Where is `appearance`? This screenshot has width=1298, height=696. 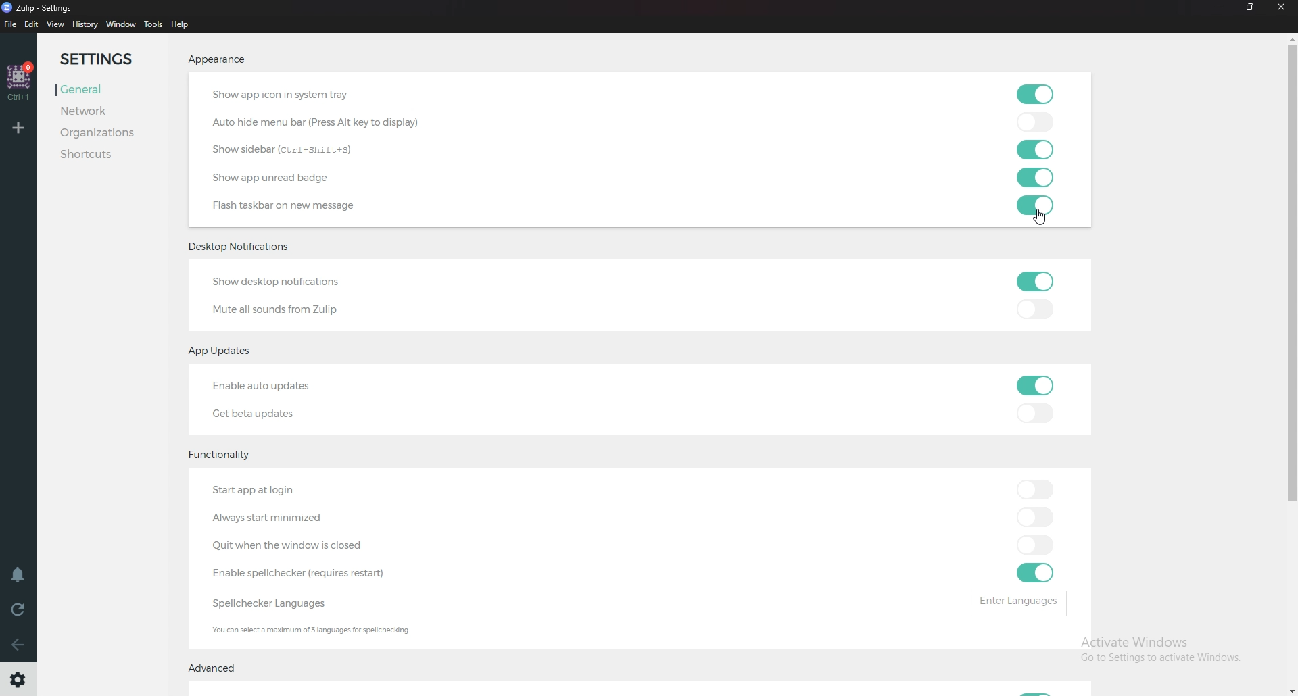 appearance is located at coordinates (218, 59).